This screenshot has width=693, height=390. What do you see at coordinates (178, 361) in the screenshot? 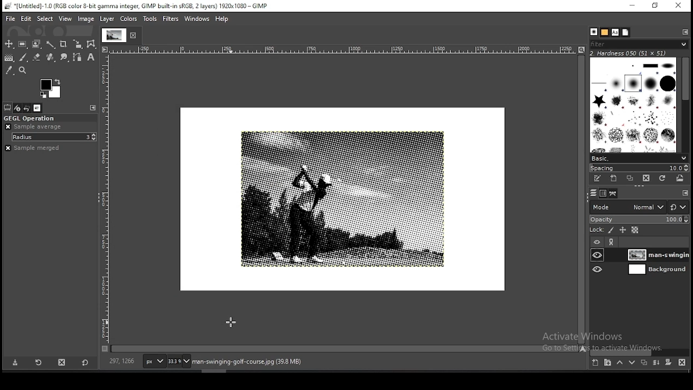
I see `zoom status` at bounding box center [178, 361].